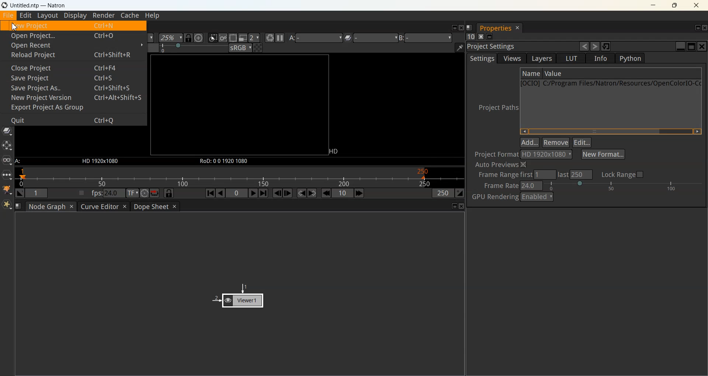 The image size is (708, 376). What do you see at coordinates (302, 193) in the screenshot?
I see `Previous keyframe` at bounding box center [302, 193].